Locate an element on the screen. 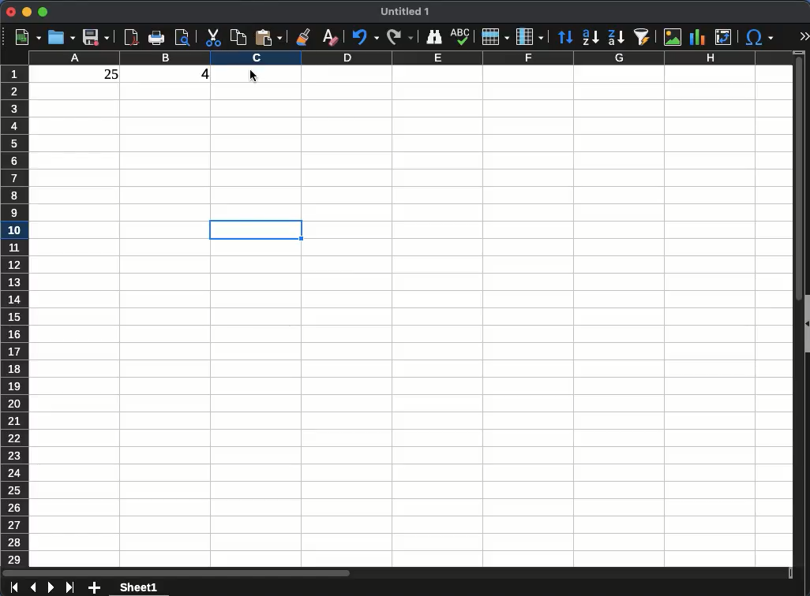  scroll is located at coordinates (793, 316).